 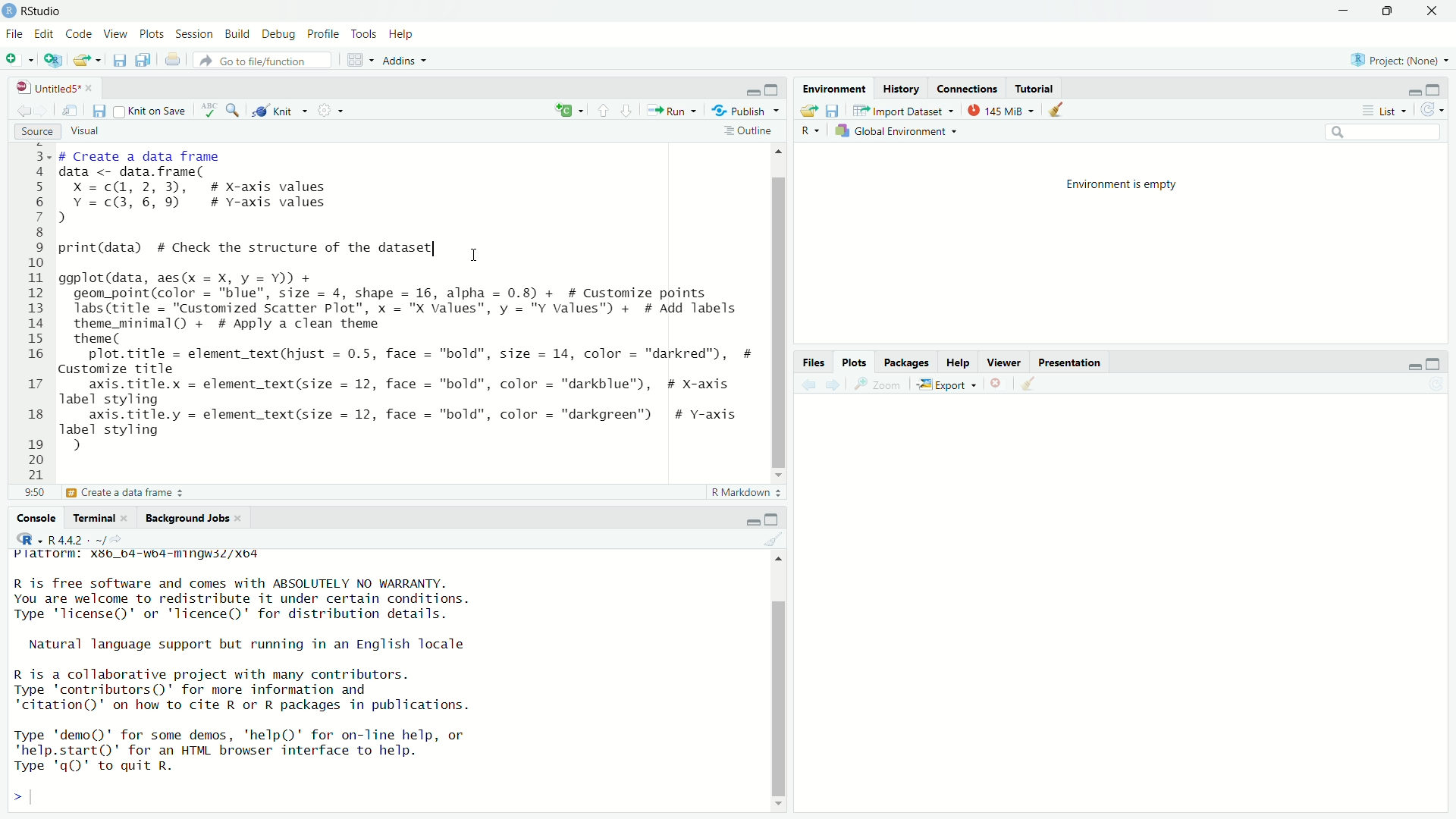 What do you see at coordinates (115, 34) in the screenshot?
I see `View` at bounding box center [115, 34].